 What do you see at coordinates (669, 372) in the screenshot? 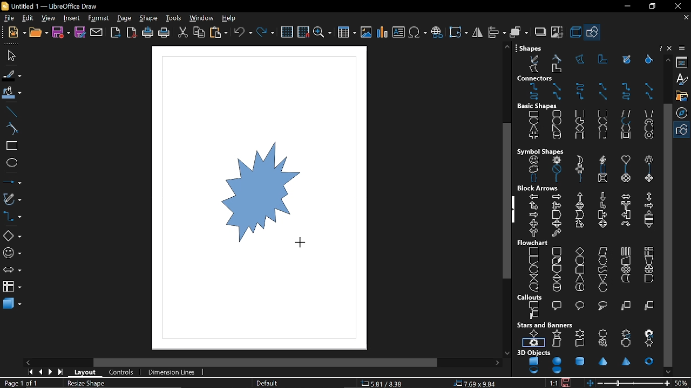
I see `Move down` at bounding box center [669, 372].